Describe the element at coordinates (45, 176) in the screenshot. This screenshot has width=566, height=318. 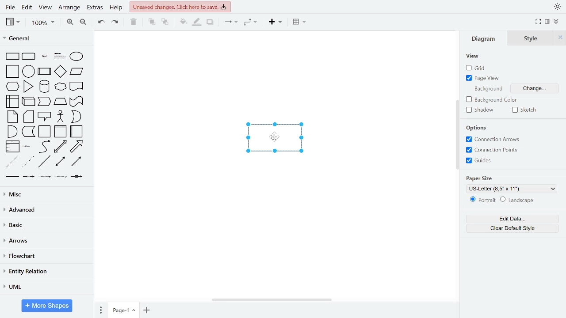
I see `general shapes` at that location.